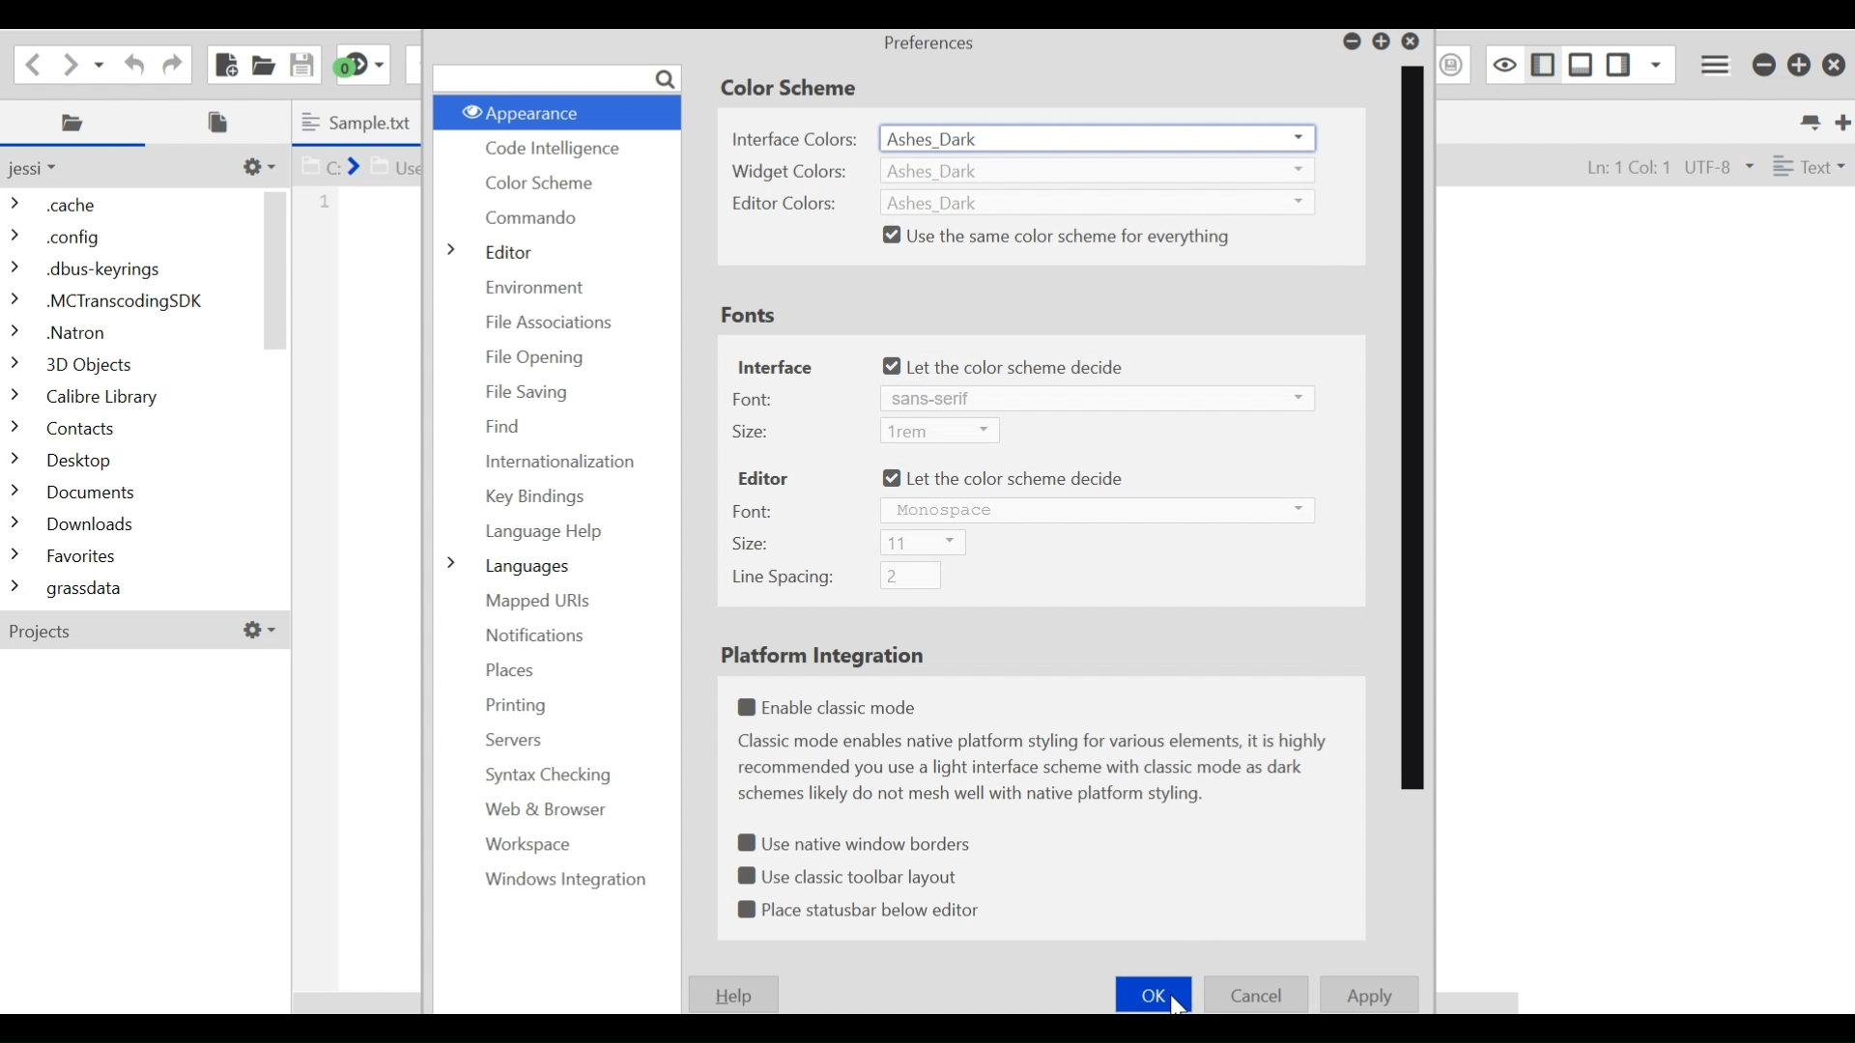 This screenshot has height=1043, width=1855. Describe the element at coordinates (753, 511) in the screenshot. I see `Font` at that location.